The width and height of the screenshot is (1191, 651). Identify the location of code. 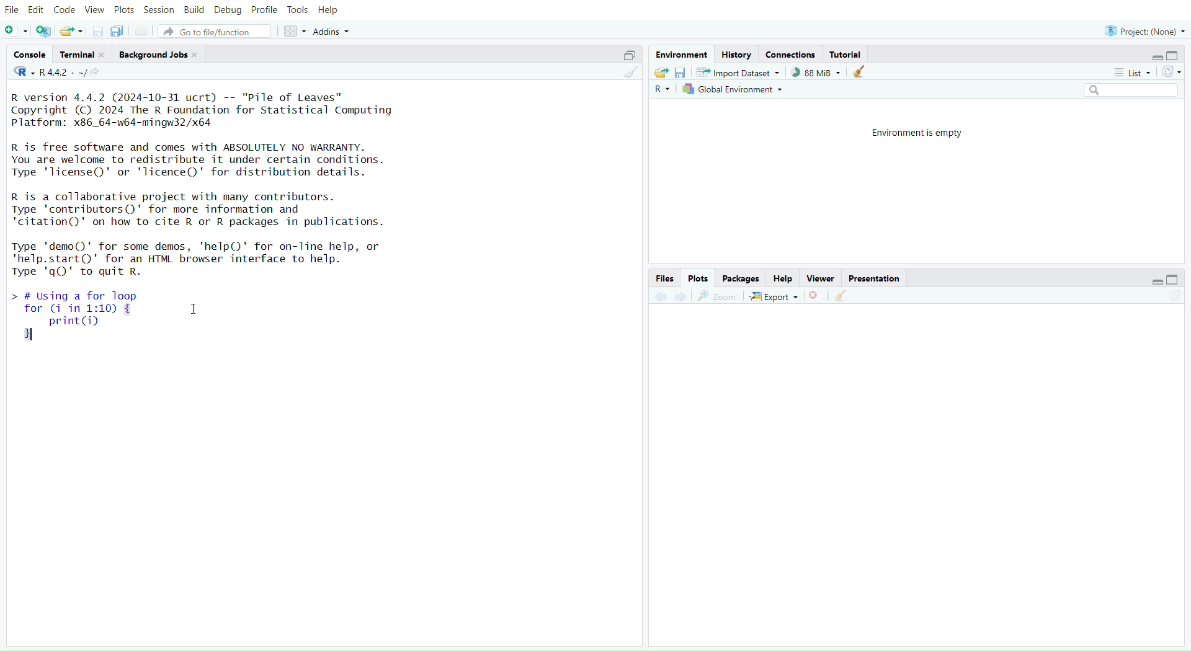
(65, 12).